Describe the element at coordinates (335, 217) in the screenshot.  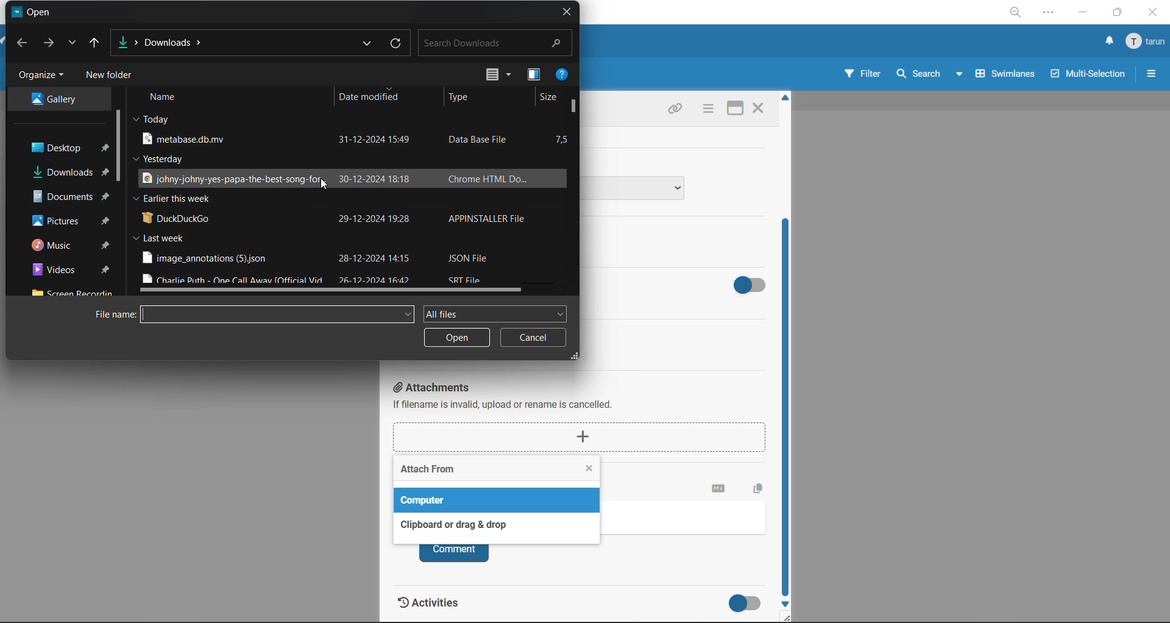
I see `file with date and type` at that location.